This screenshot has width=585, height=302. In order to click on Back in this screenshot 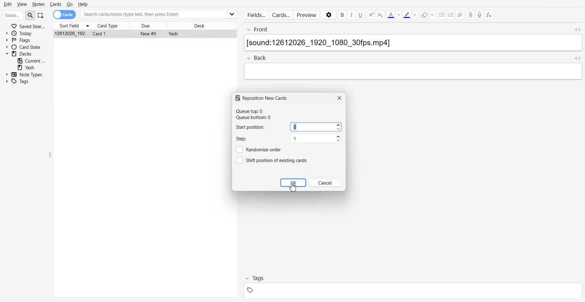, I will do `click(258, 57)`.